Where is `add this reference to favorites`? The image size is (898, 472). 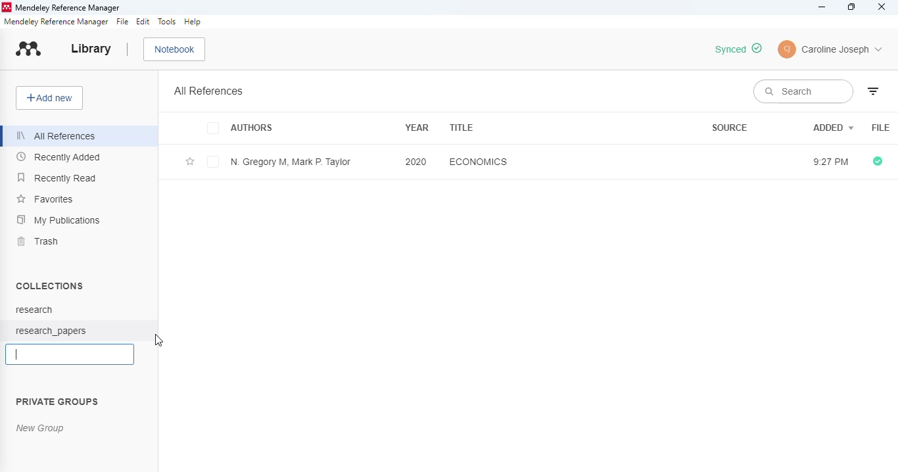 add this reference to favorites is located at coordinates (190, 162).